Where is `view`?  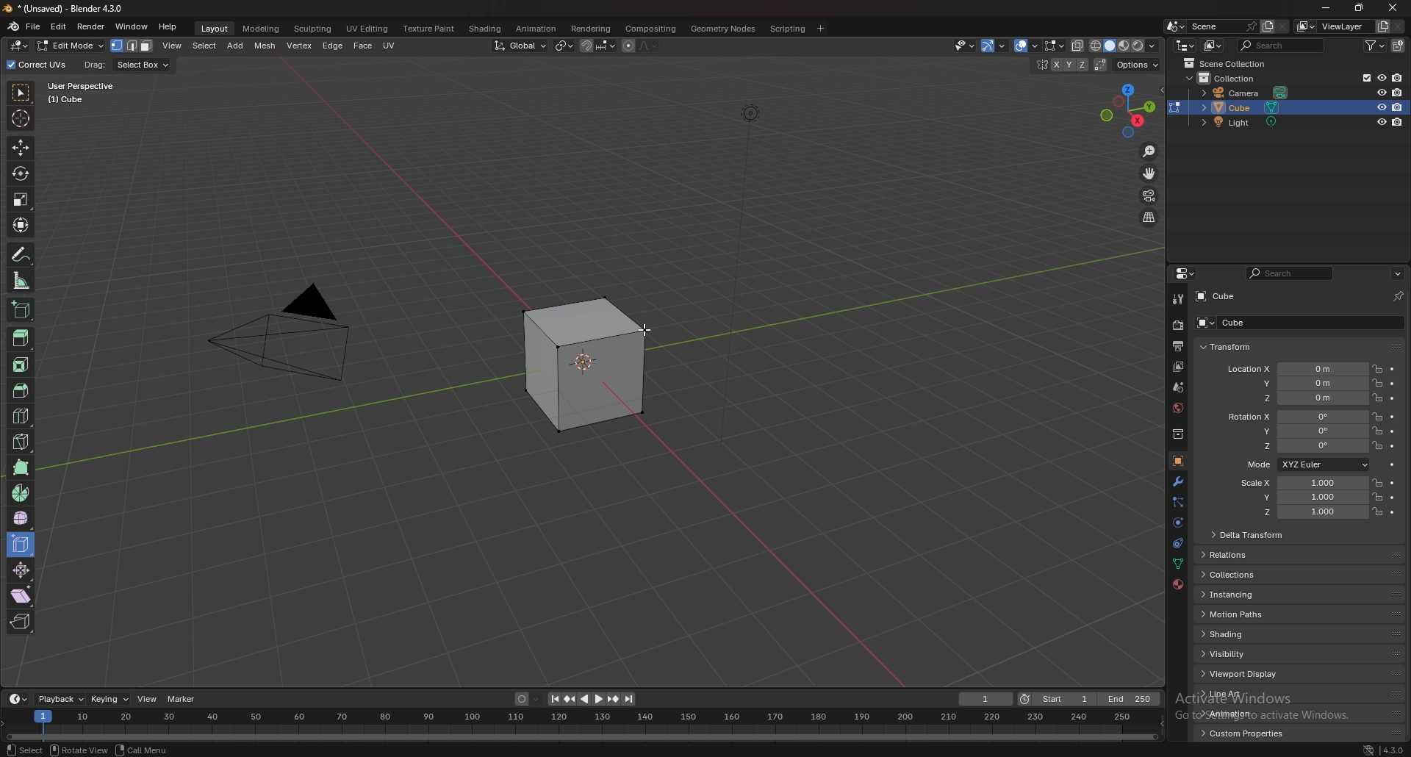
view is located at coordinates (147, 697).